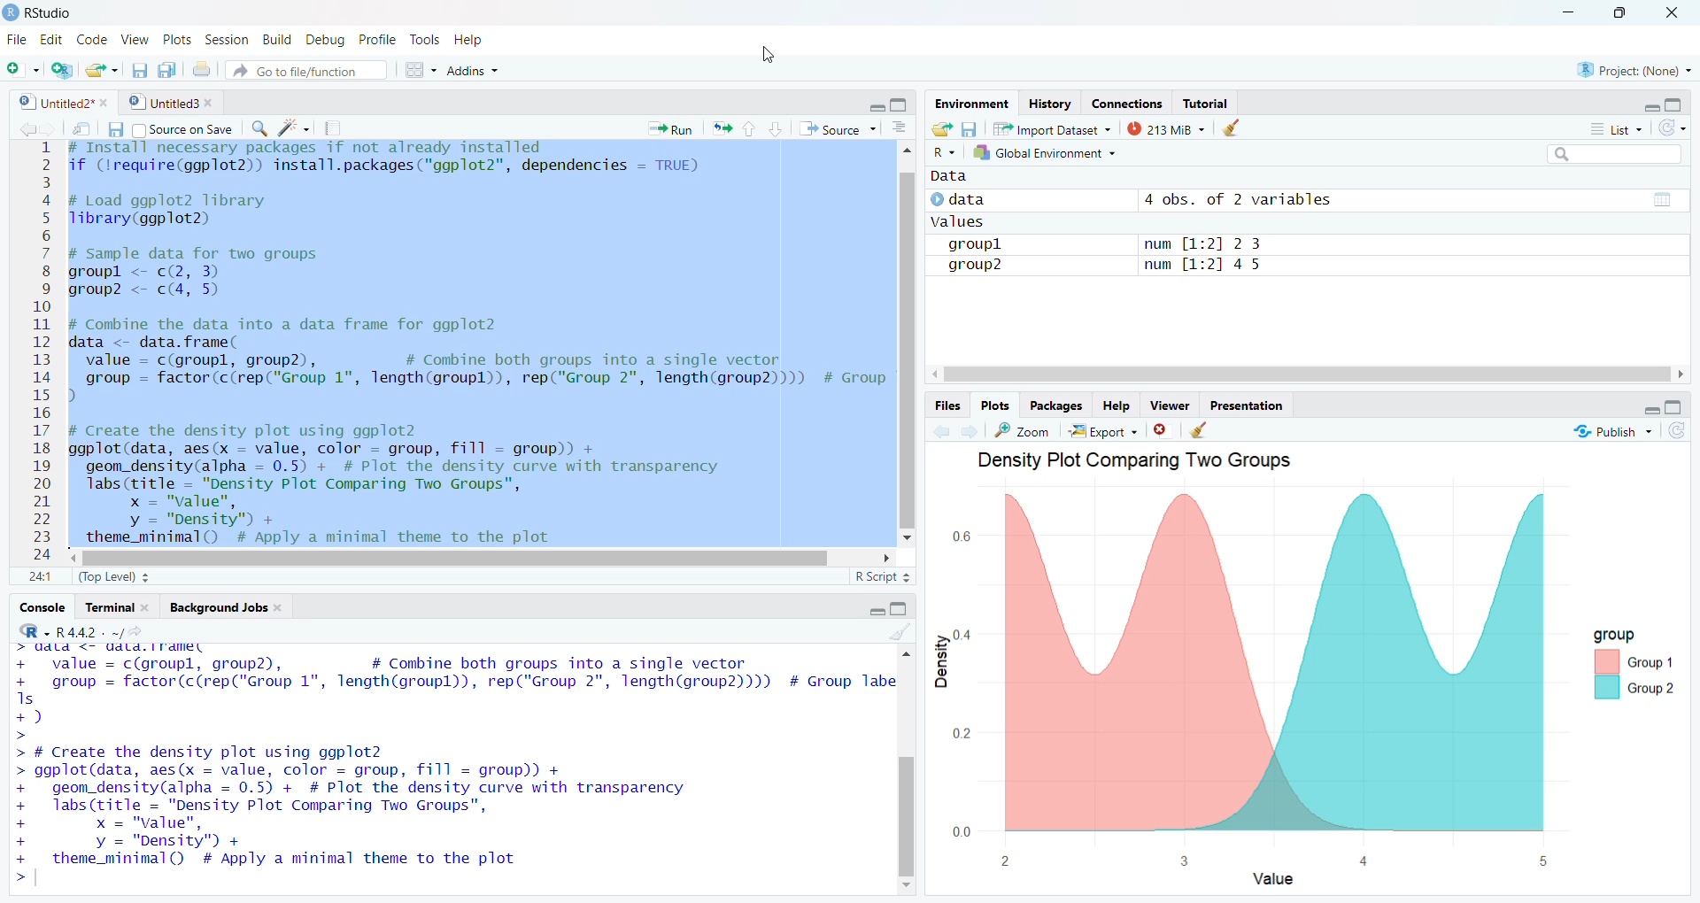 The height and width of the screenshot is (903, 1700). I want to click on export, so click(1101, 428).